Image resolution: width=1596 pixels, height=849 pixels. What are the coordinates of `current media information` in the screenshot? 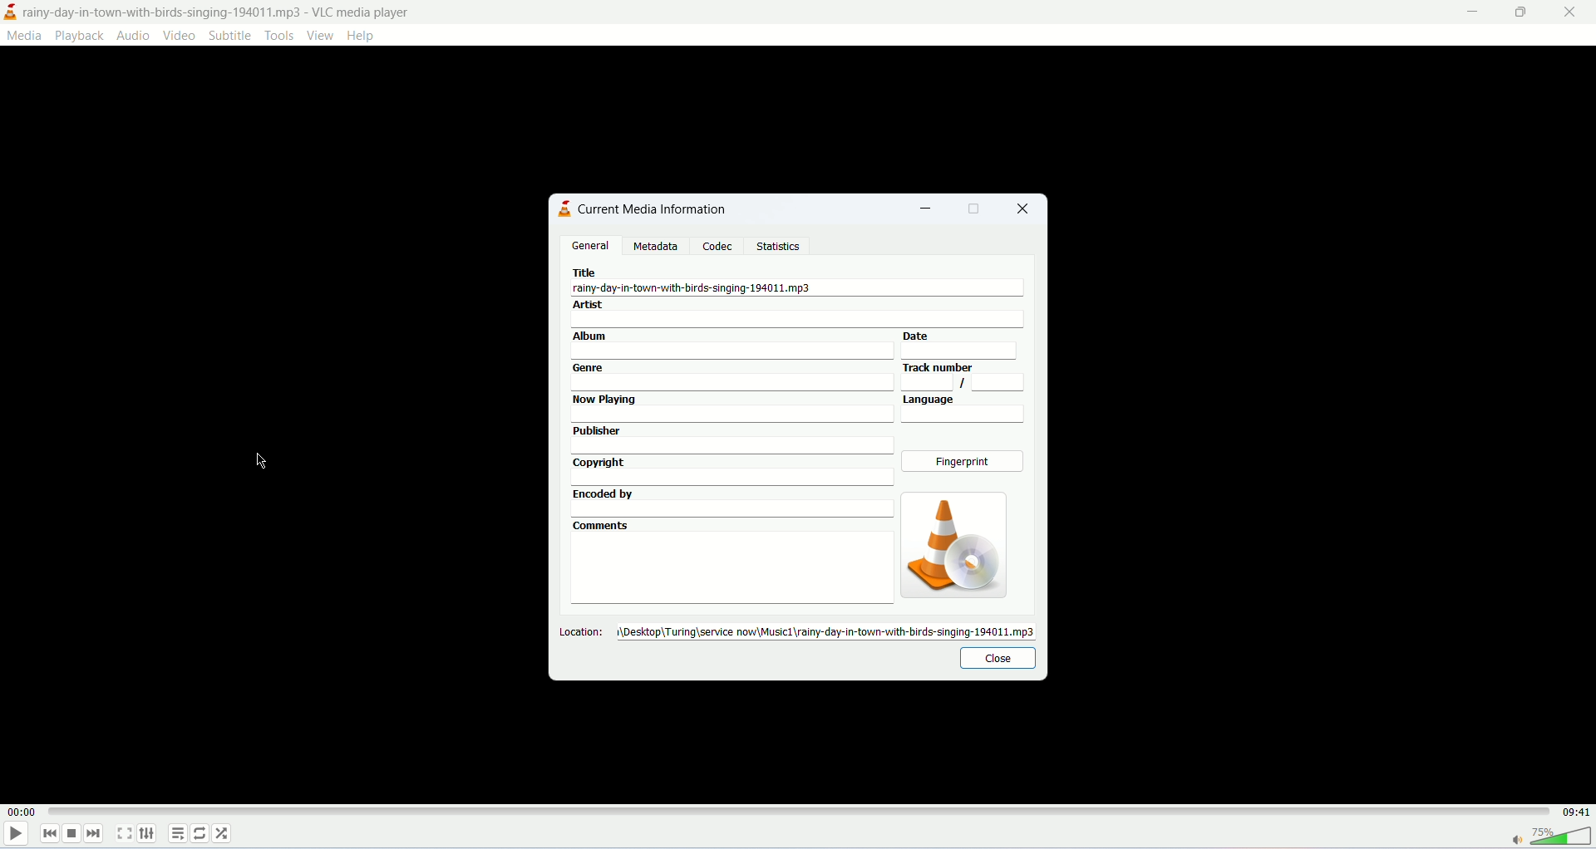 It's located at (658, 211).